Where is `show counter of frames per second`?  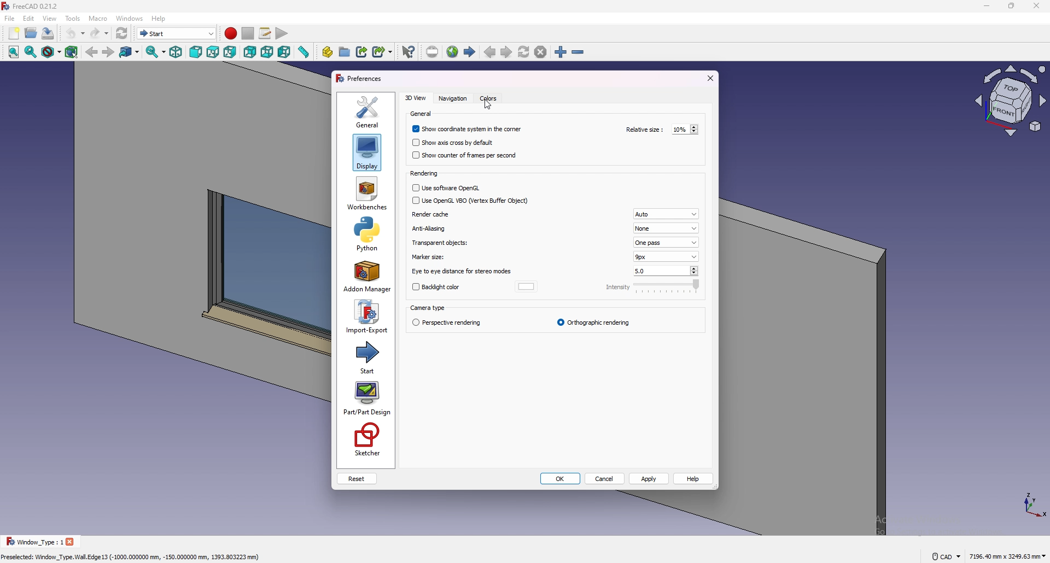 show counter of frames per second is located at coordinates (466, 155).